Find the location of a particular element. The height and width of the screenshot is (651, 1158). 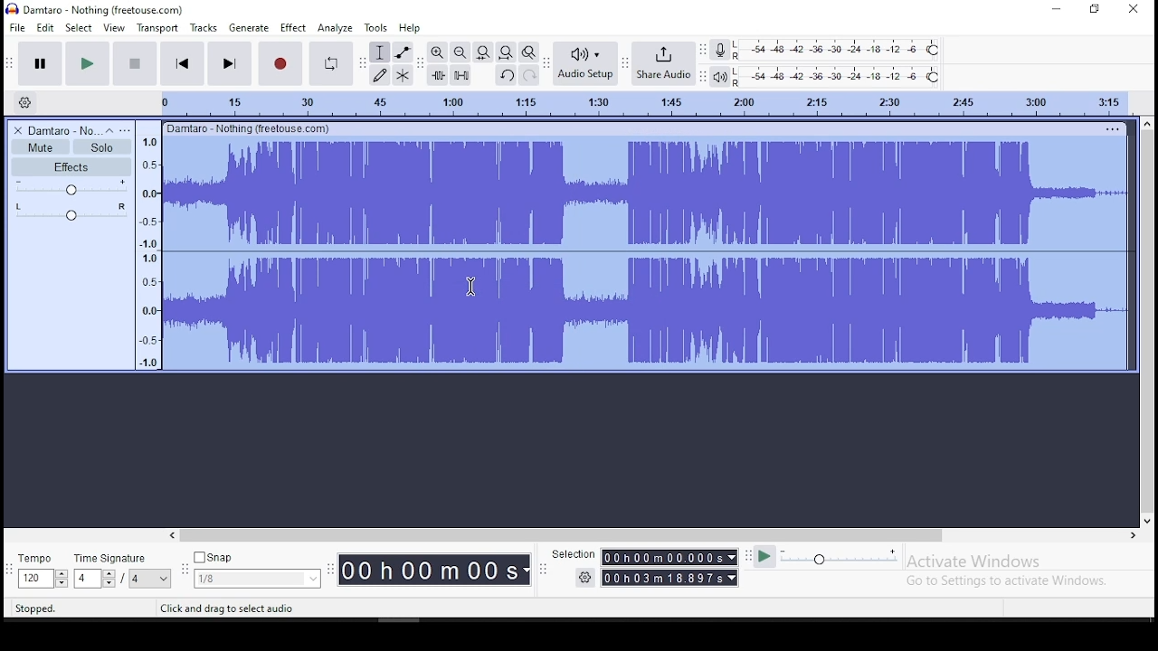

zoom out is located at coordinates (460, 52).